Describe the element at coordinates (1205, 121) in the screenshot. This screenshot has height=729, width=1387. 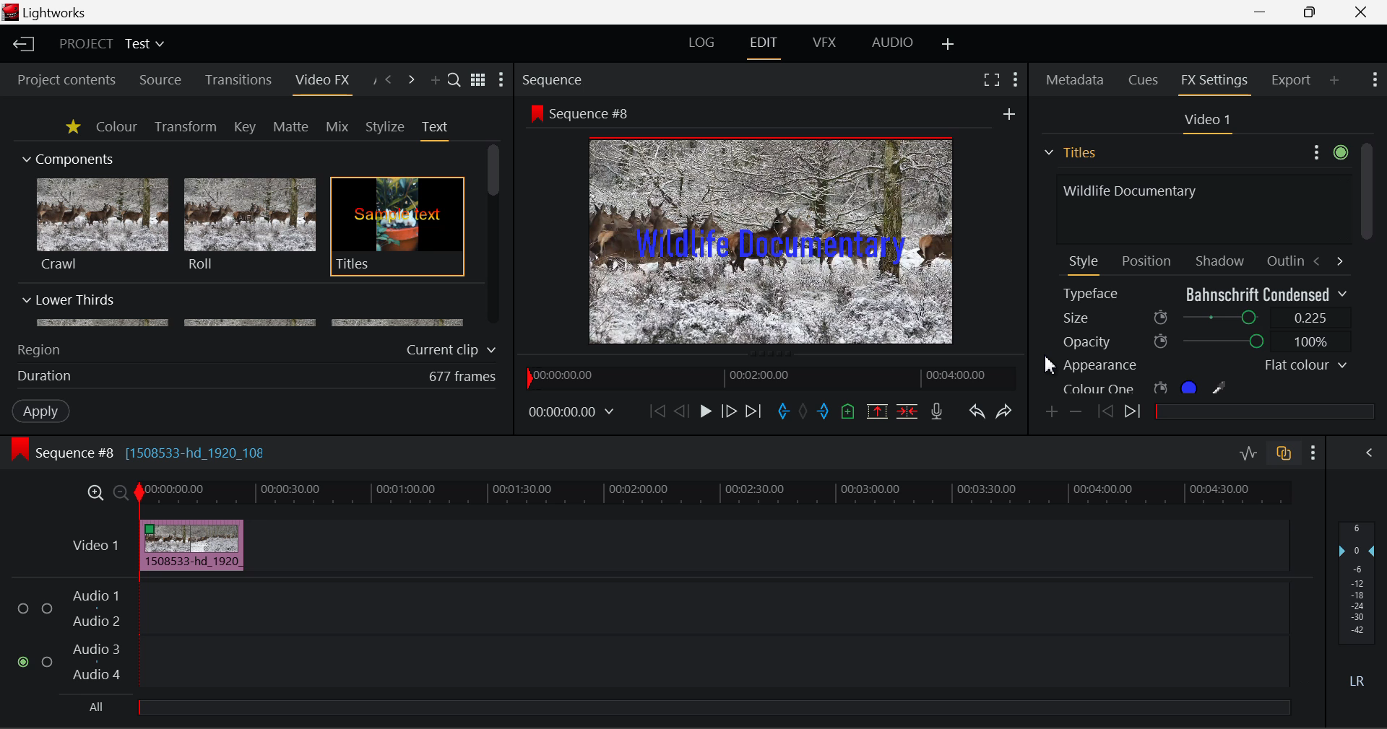
I see `Video 1` at that location.